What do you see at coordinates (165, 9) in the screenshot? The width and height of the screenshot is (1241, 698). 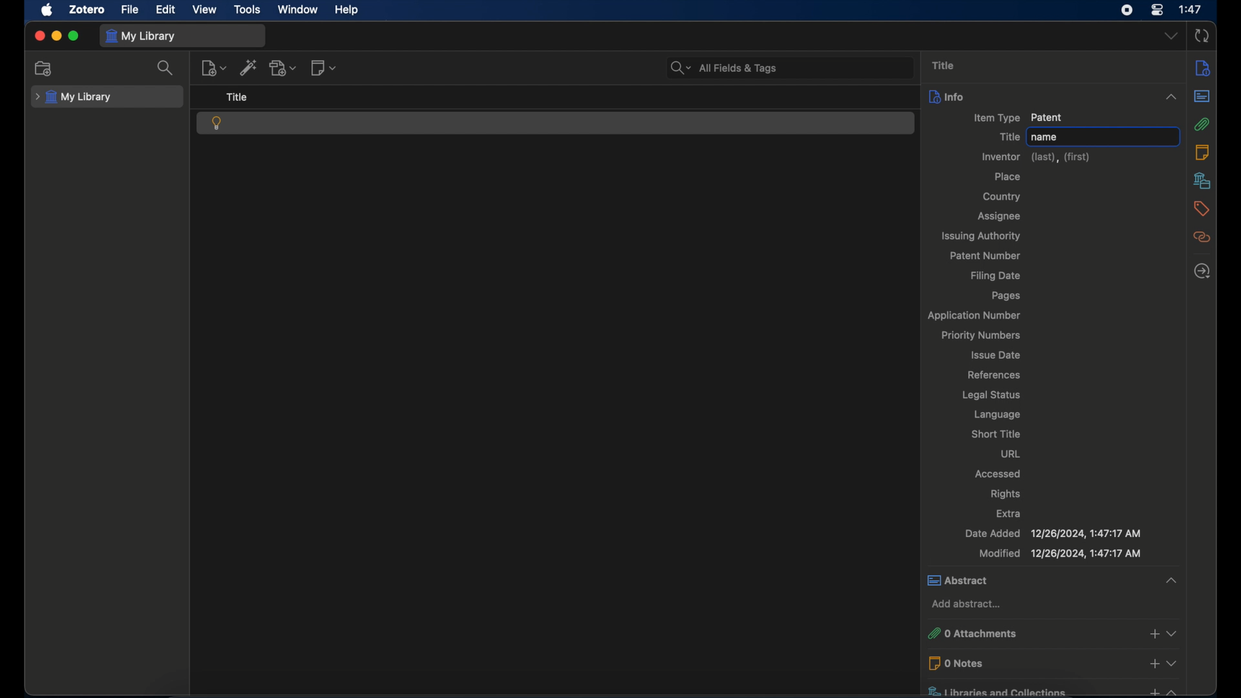 I see `edit` at bounding box center [165, 9].